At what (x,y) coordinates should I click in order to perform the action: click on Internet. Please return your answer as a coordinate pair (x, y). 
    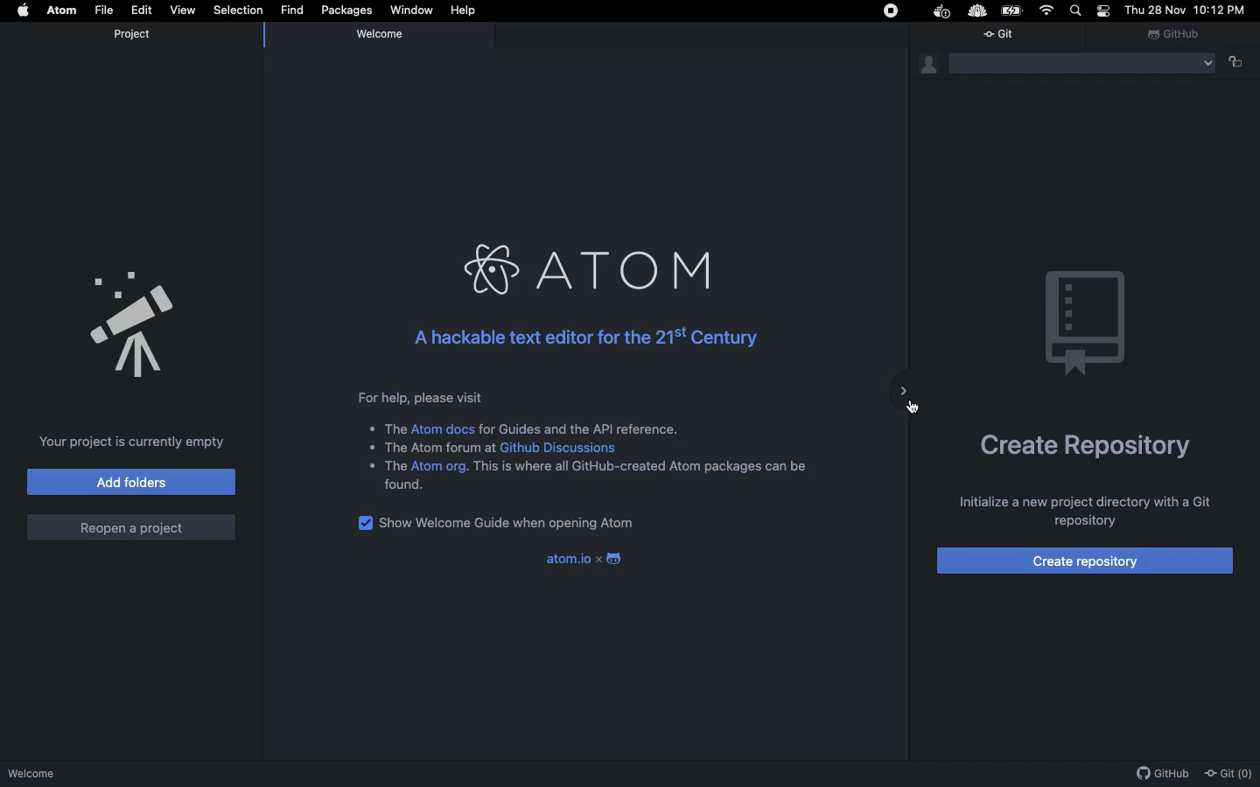
    Looking at the image, I should click on (1048, 10).